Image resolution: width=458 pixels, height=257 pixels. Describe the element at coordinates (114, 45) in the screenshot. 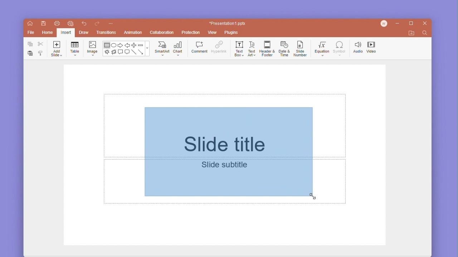

I see `ellipse` at that location.